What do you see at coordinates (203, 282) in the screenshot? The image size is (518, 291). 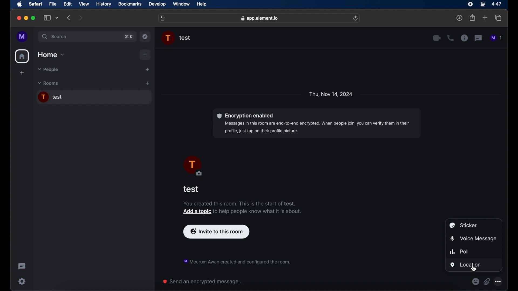 I see `send an encrypted message...` at bounding box center [203, 282].